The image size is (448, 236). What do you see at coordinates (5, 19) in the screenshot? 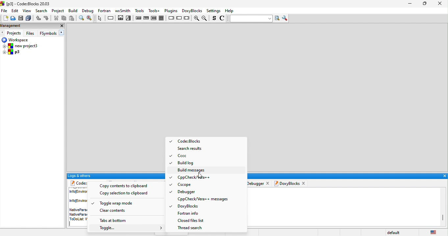
I see `new` at bounding box center [5, 19].